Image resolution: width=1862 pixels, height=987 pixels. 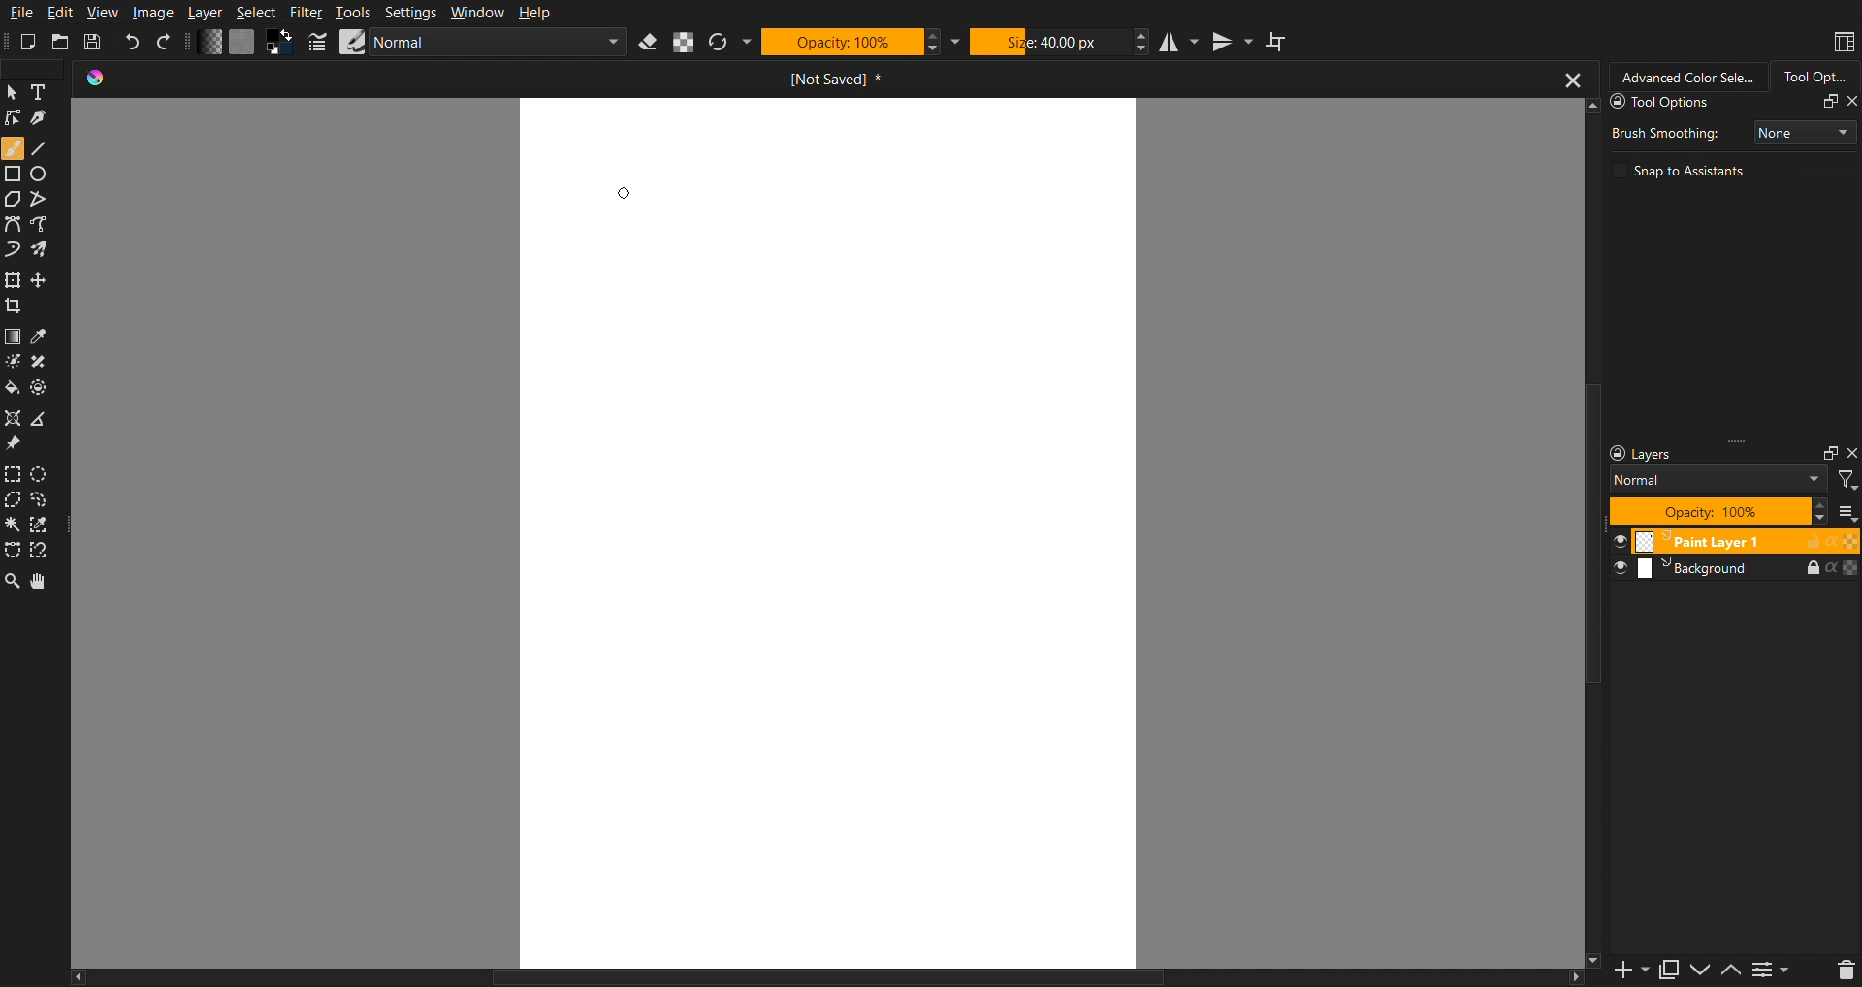 What do you see at coordinates (1181, 42) in the screenshot?
I see `Horizontal Mirror` at bounding box center [1181, 42].